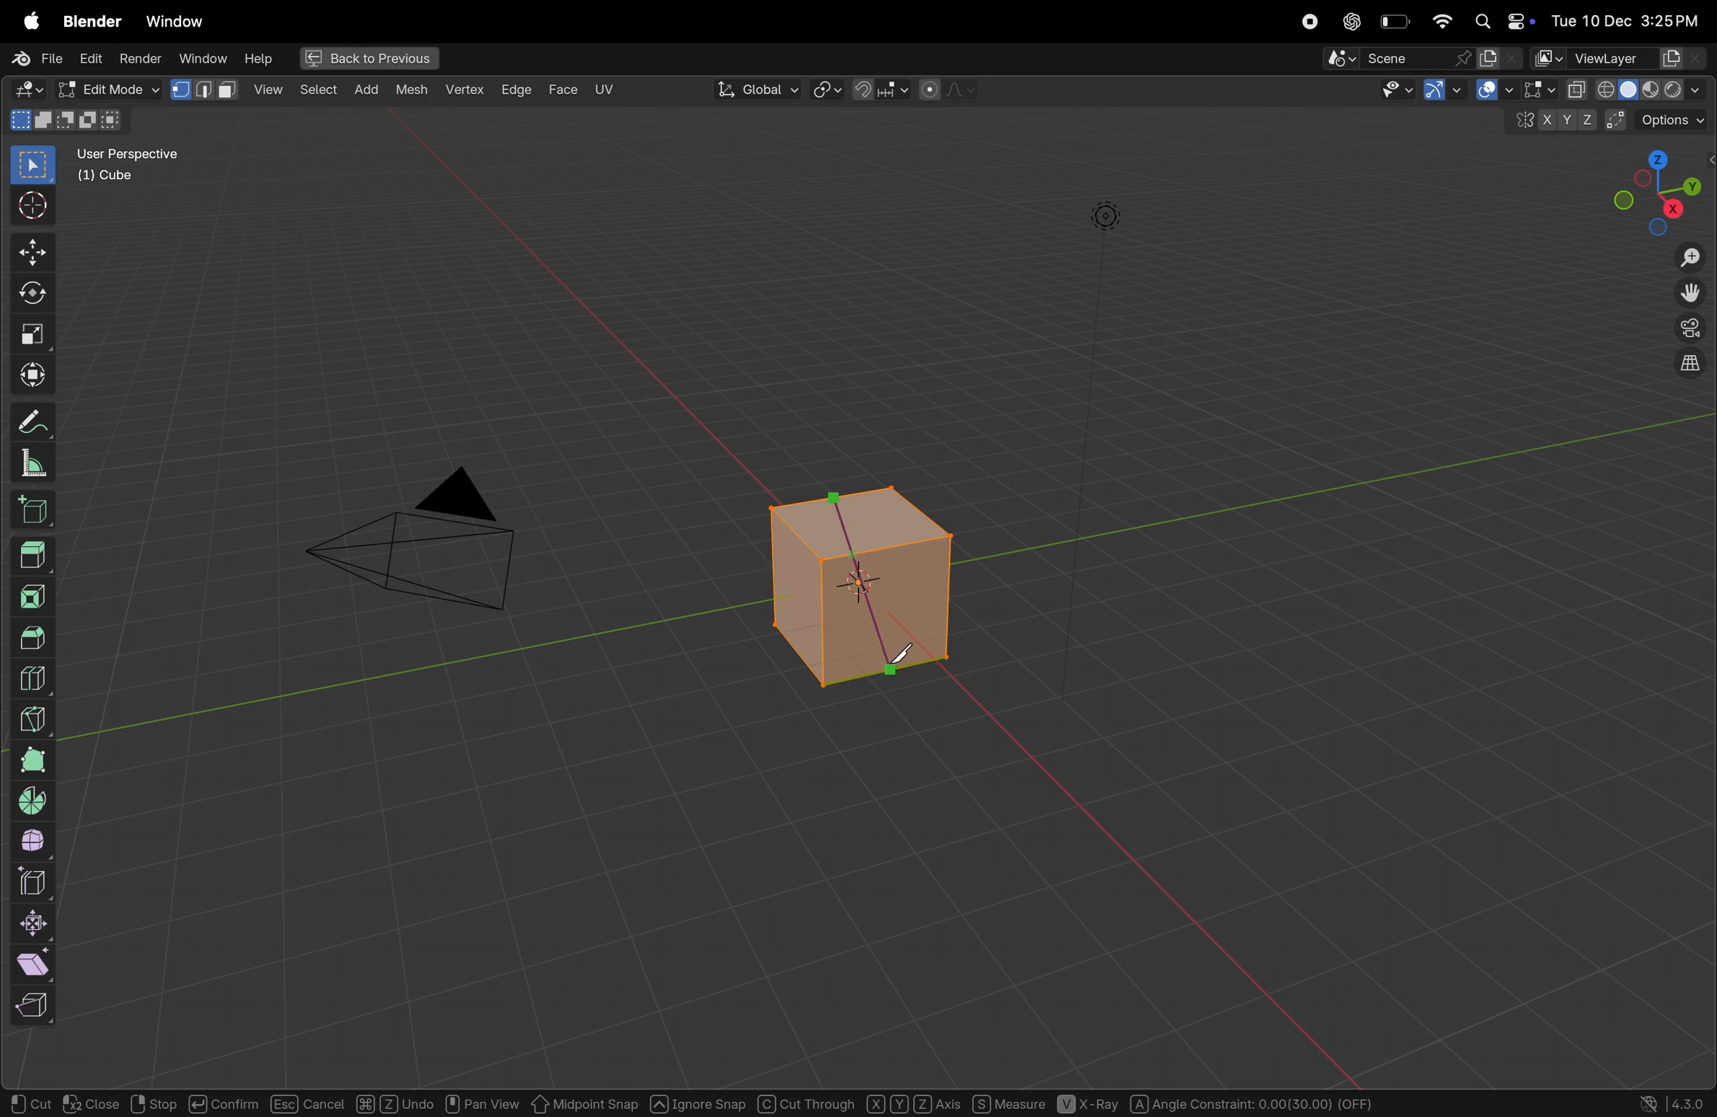 The height and width of the screenshot is (1117, 1717). What do you see at coordinates (151, 1103) in the screenshot?
I see `Stop` at bounding box center [151, 1103].